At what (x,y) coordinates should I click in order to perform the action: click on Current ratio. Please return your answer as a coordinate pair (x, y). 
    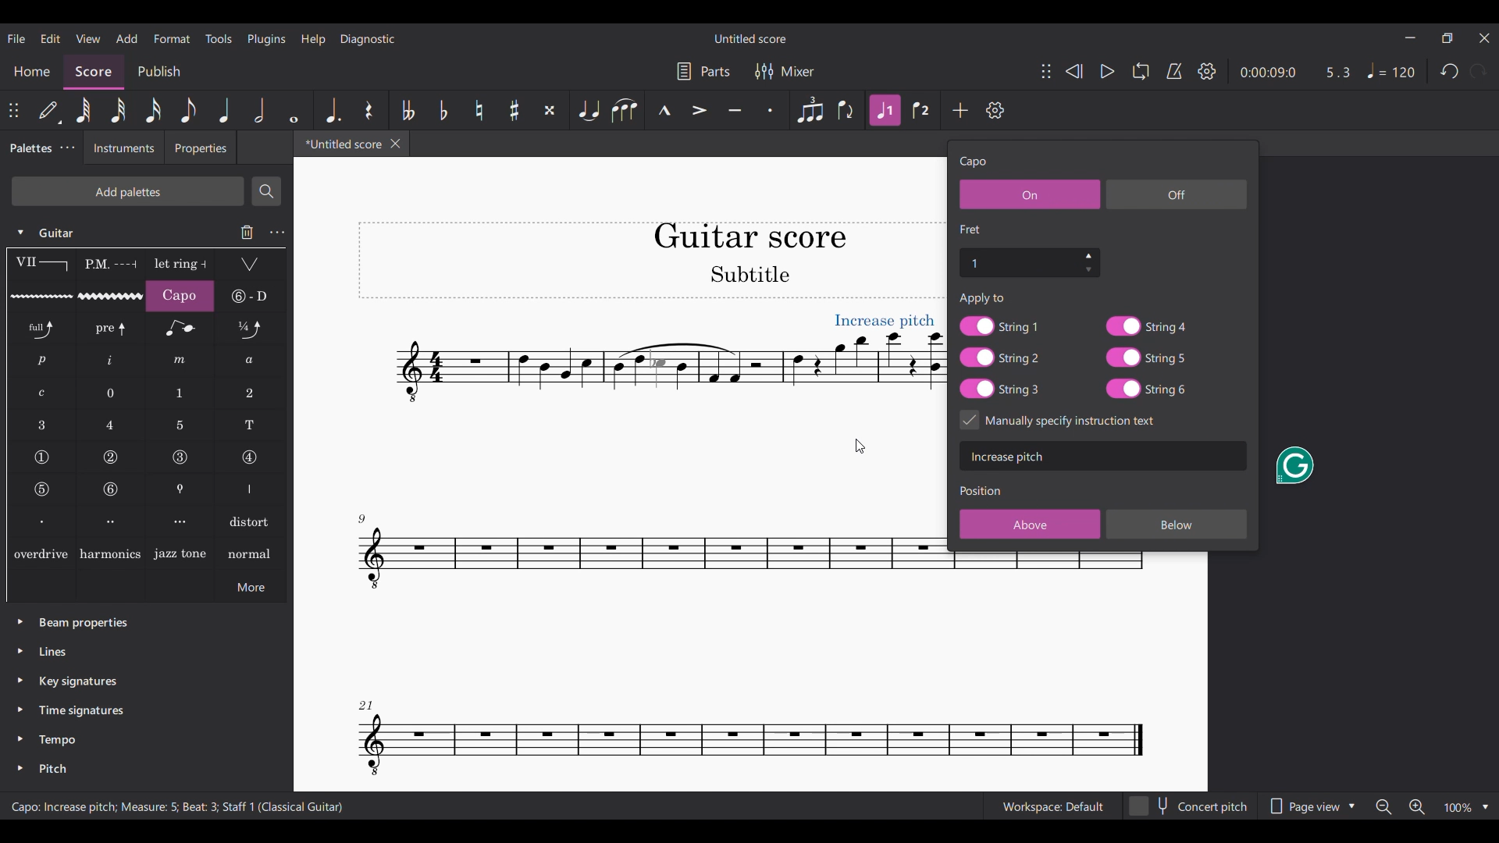
    Looking at the image, I should click on (1338, 73).